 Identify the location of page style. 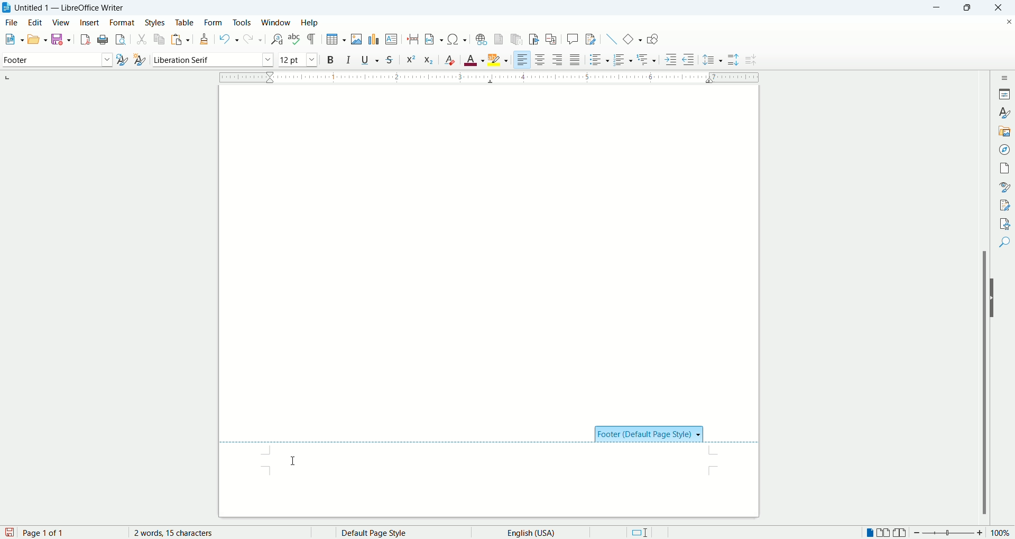
(394, 533).